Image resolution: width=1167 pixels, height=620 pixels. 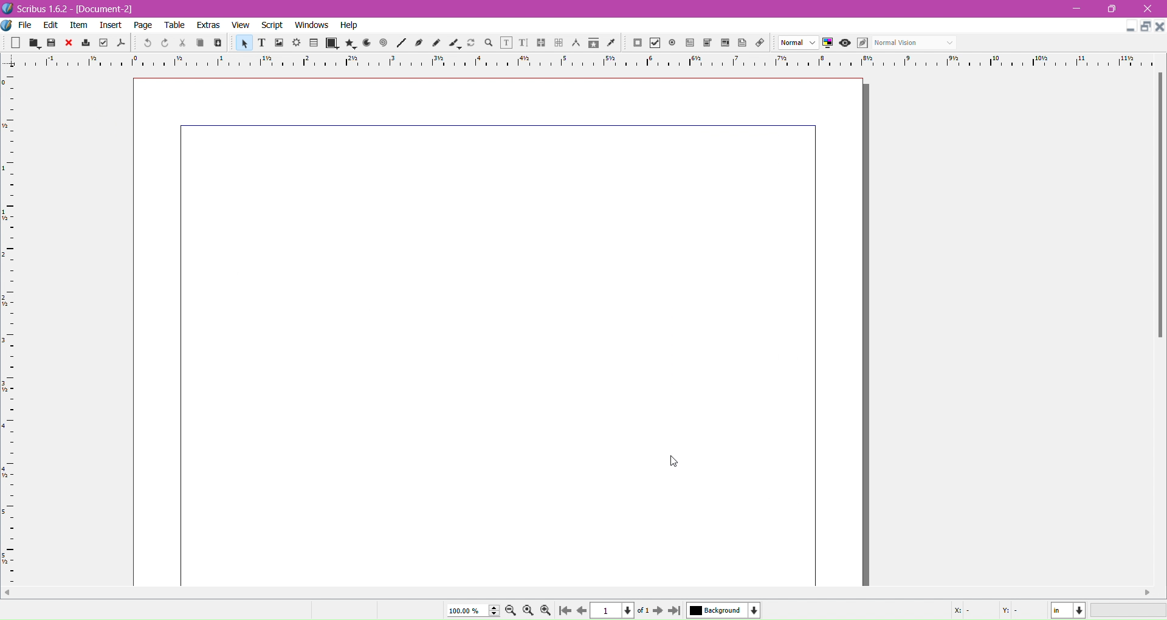 I want to click on open folder, so click(x=34, y=44).